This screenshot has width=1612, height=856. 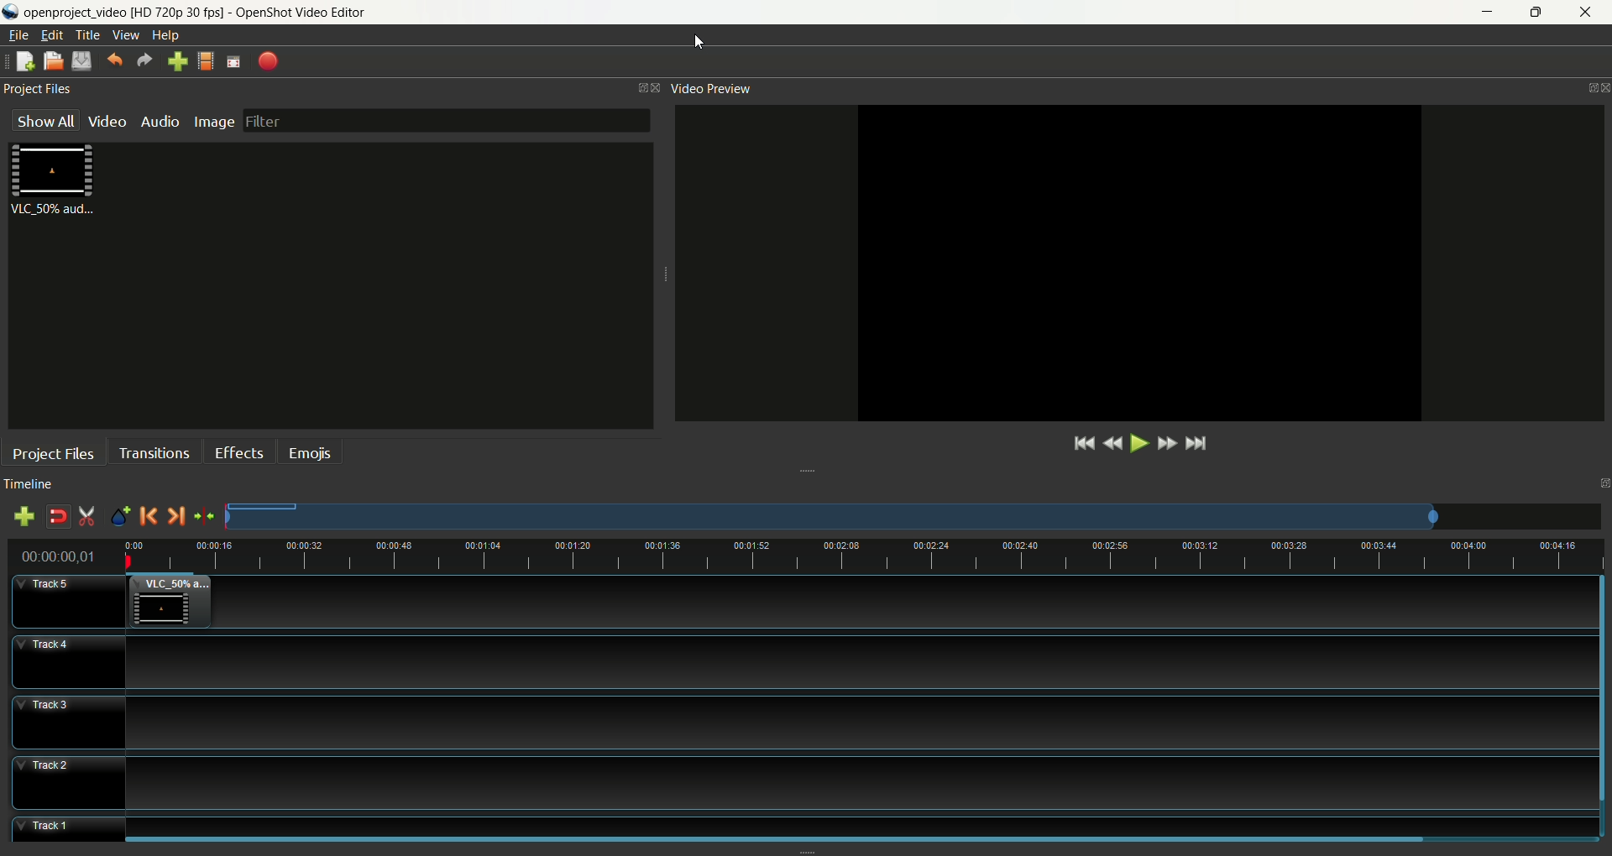 I want to click on maximize, so click(x=632, y=89).